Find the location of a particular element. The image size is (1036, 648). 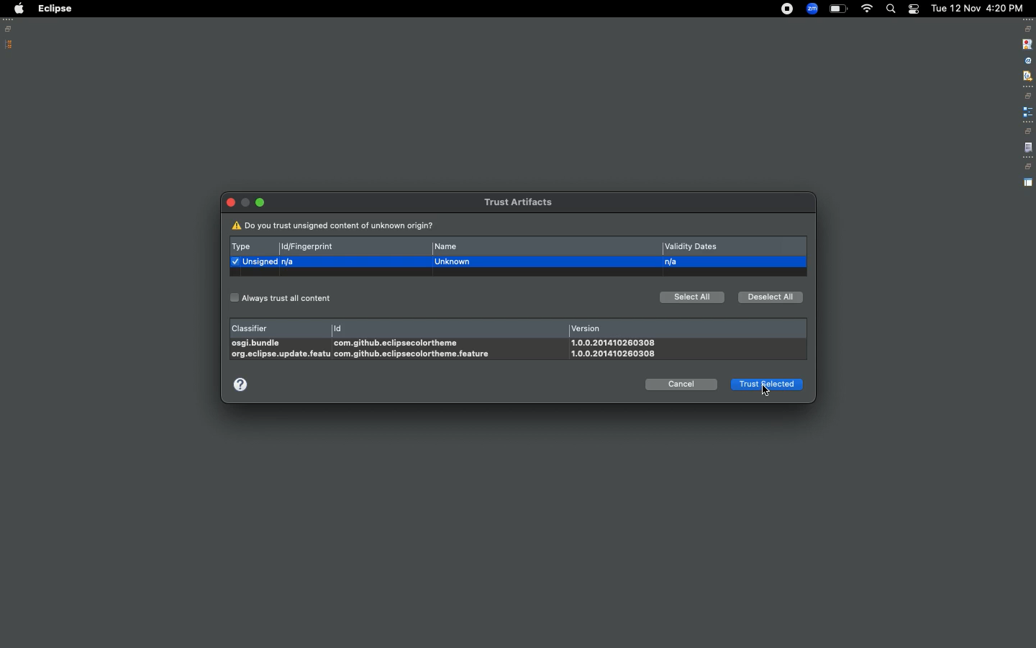

Package explorer is located at coordinates (9, 45).